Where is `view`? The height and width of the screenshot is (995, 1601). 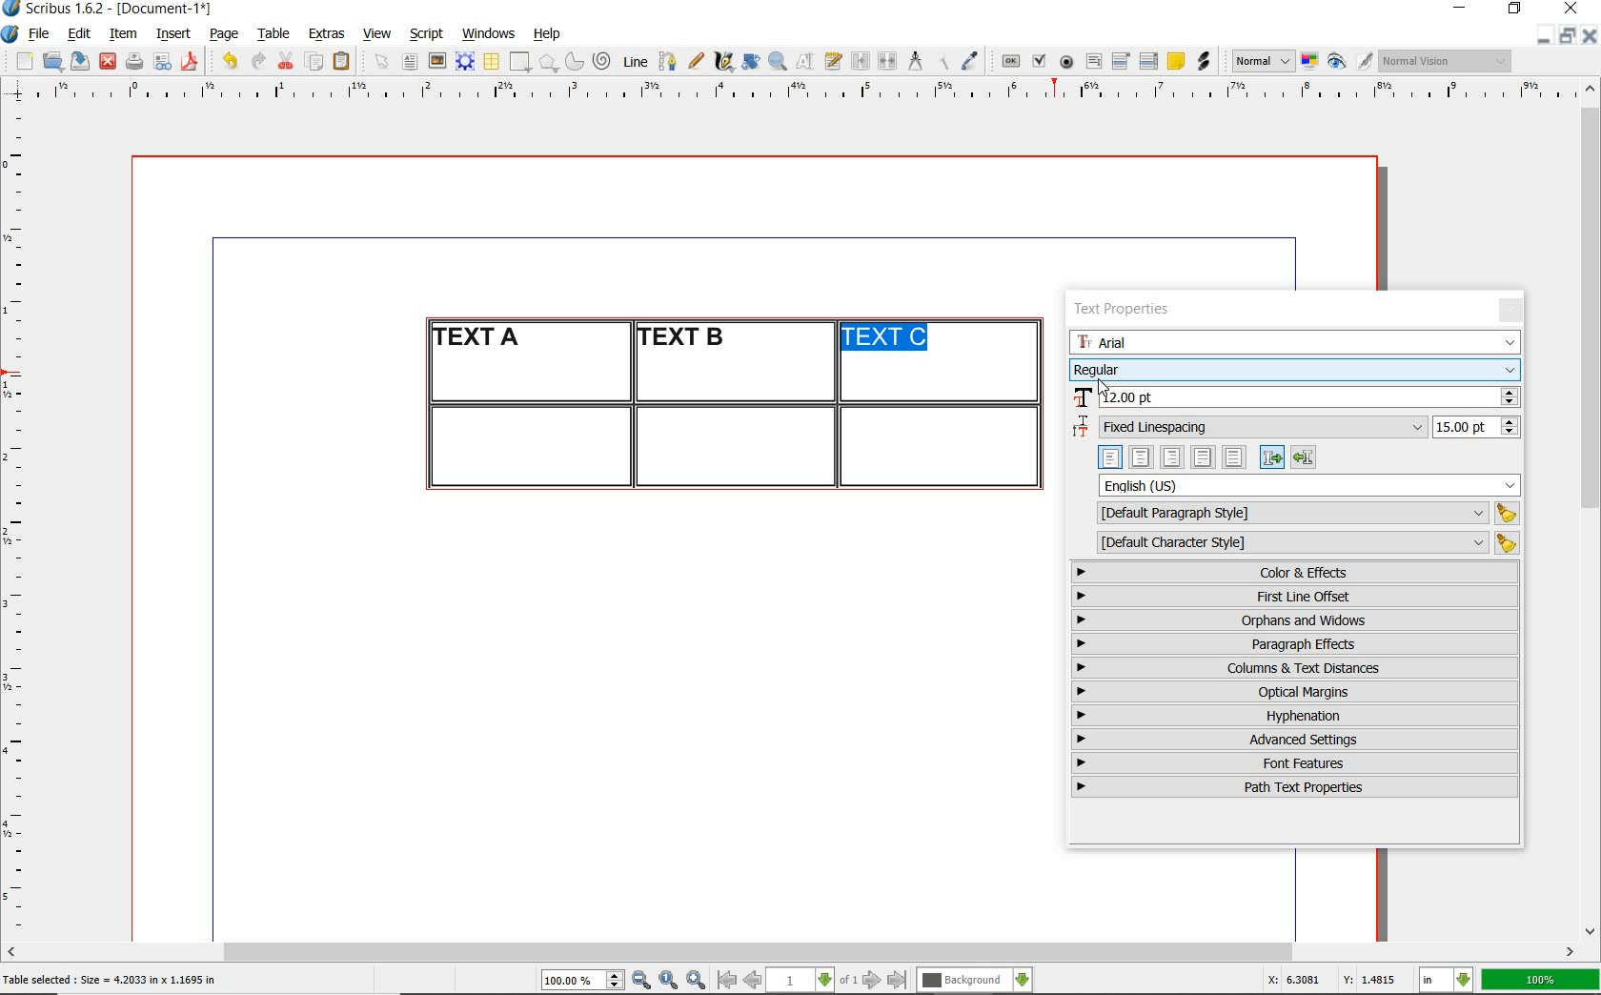
view is located at coordinates (377, 33).